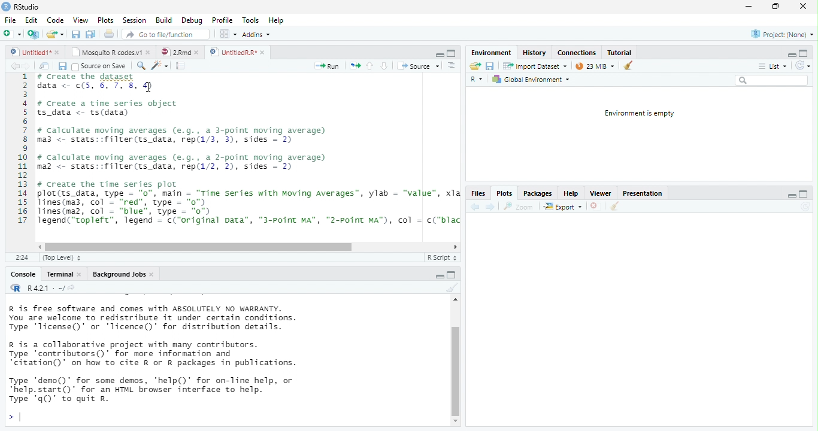 Image resolution: width=818 pixels, height=431 pixels. I want to click on minimize, so click(440, 55).